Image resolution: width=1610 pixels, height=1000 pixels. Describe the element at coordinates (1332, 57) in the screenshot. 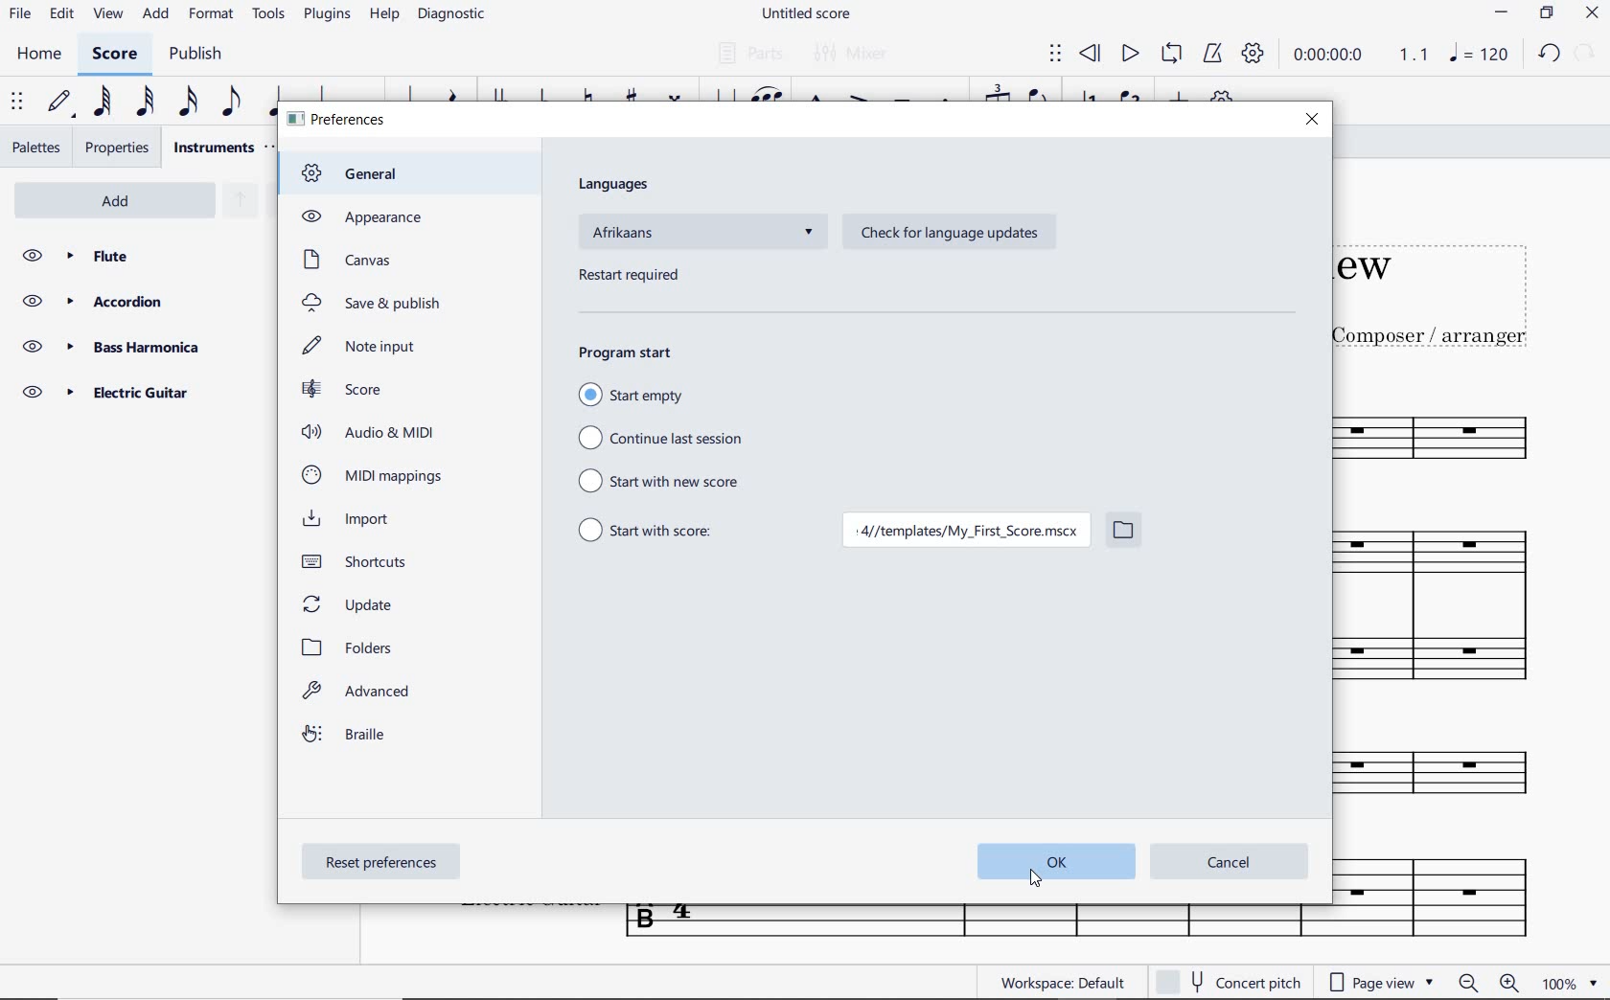

I see `playback time` at that location.